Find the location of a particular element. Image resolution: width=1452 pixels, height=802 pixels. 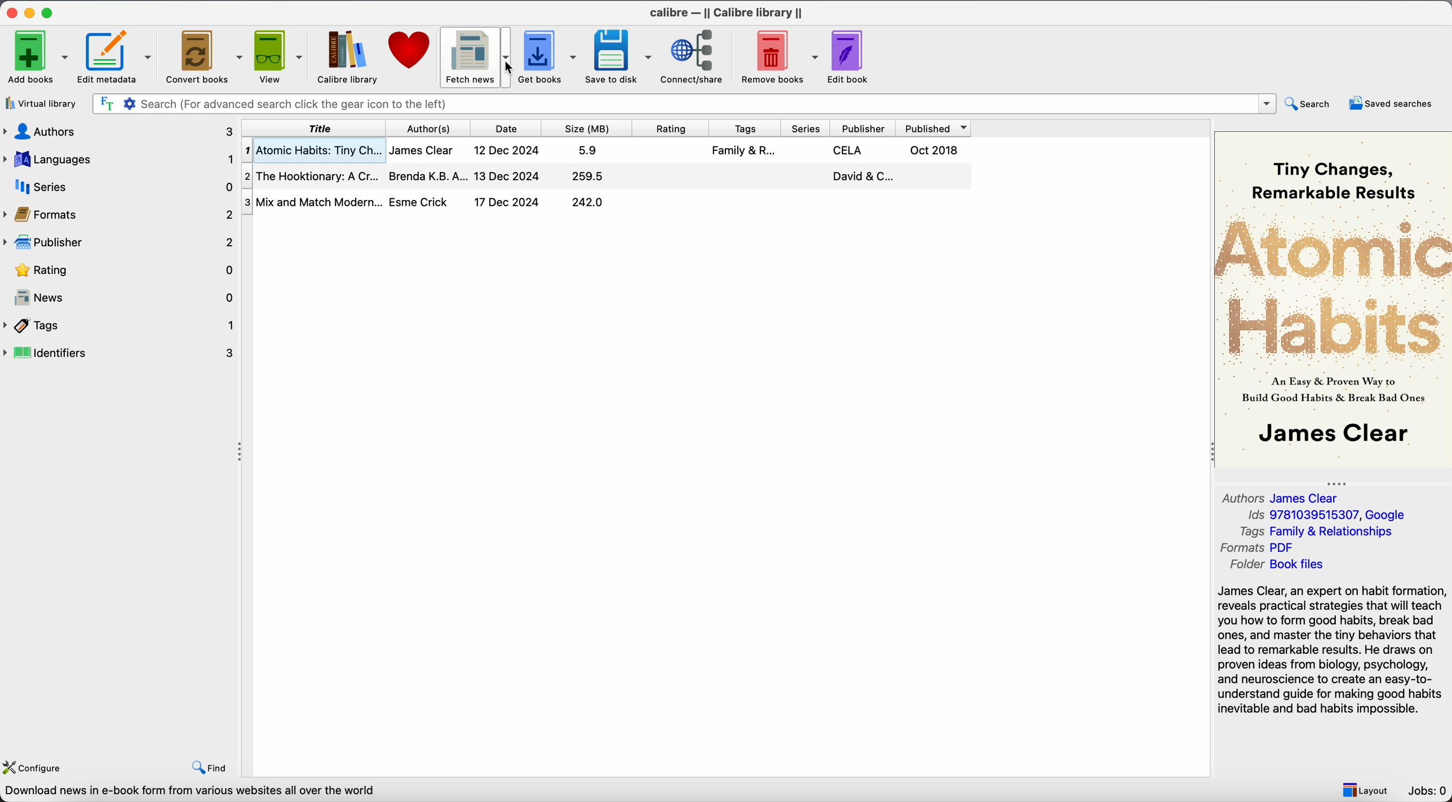

James Clear is located at coordinates (423, 150).